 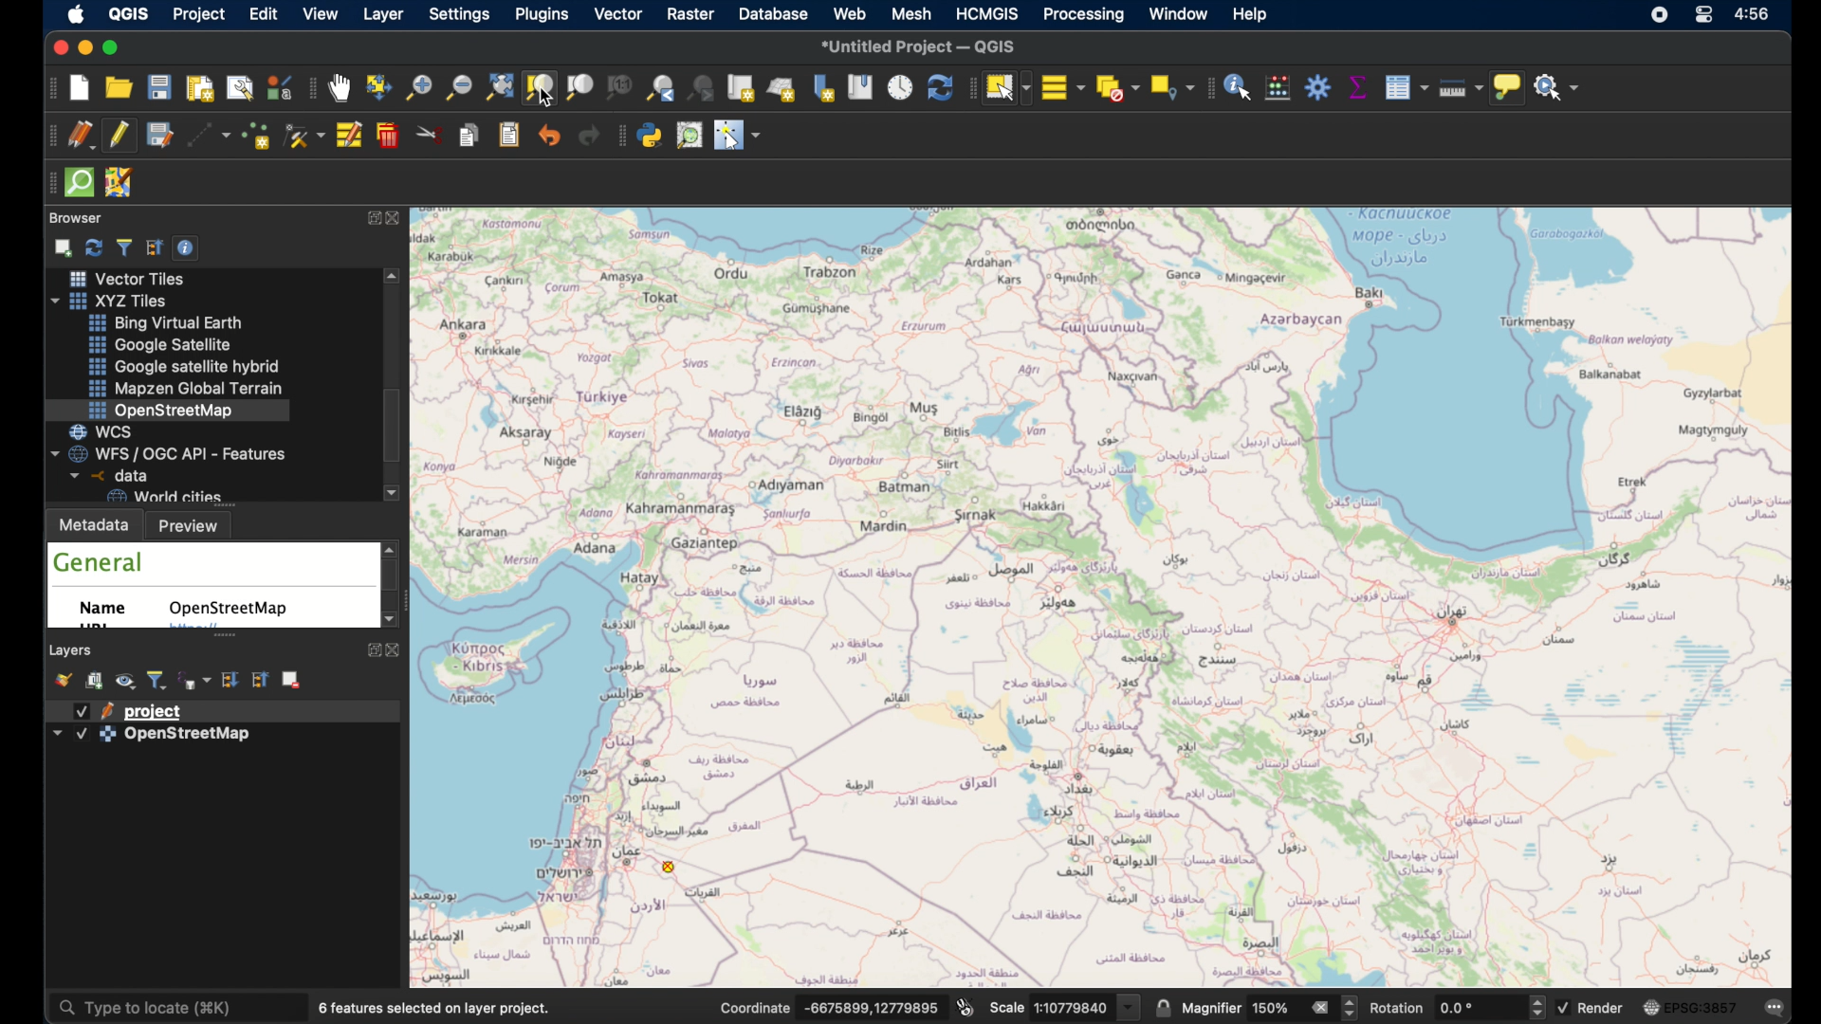 I want to click on remove layer/group, so click(x=294, y=680).